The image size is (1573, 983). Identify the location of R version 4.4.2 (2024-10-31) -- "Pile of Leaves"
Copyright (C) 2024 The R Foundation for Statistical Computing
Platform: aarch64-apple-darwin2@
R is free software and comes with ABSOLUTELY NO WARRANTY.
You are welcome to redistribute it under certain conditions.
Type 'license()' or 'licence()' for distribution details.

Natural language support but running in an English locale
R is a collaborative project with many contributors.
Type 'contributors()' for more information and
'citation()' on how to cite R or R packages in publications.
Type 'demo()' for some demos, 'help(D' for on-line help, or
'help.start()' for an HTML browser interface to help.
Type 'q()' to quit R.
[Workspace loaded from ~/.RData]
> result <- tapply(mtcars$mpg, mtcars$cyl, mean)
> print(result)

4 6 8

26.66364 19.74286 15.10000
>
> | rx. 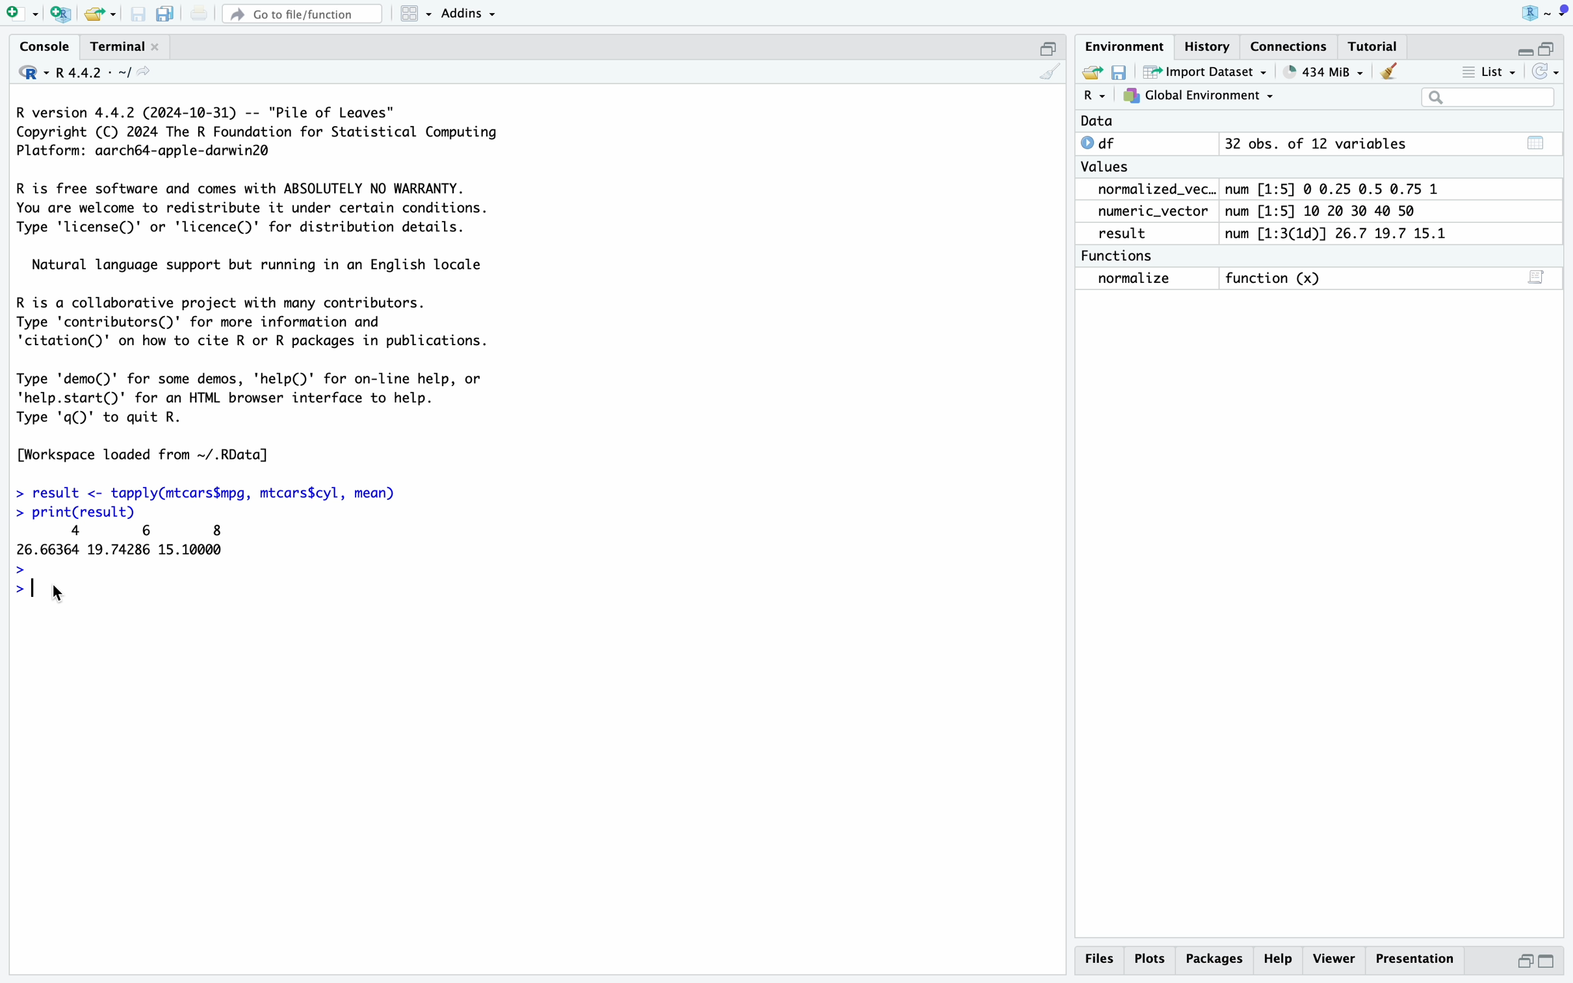
(538, 531).